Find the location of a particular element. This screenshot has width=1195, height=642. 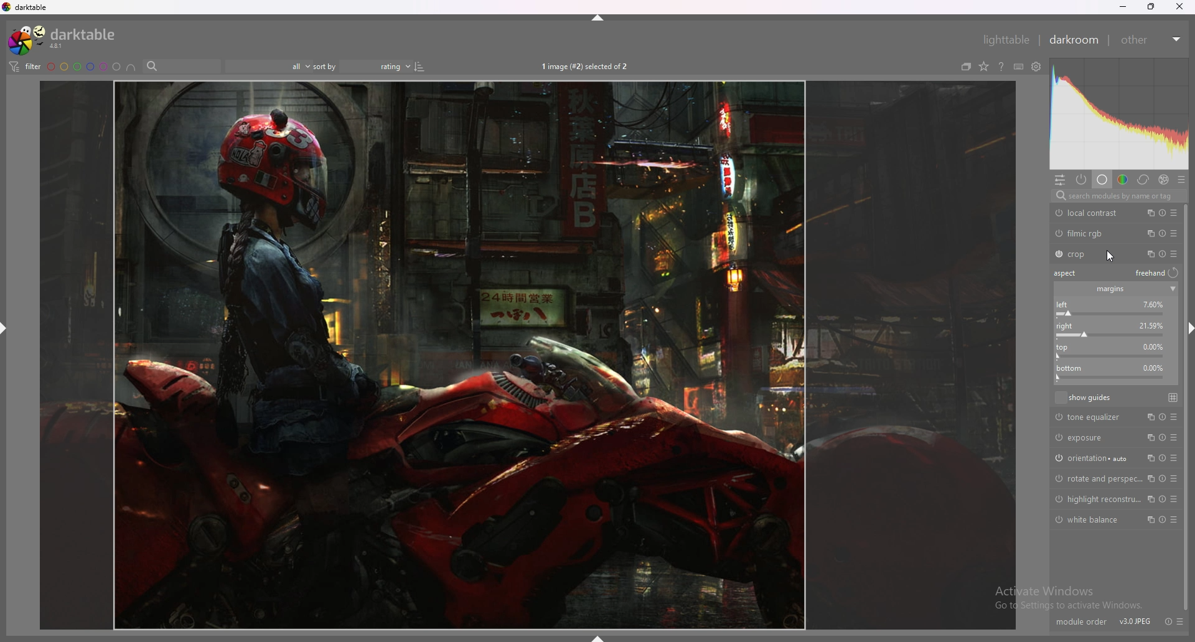

white balance is located at coordinates (1091, 519).